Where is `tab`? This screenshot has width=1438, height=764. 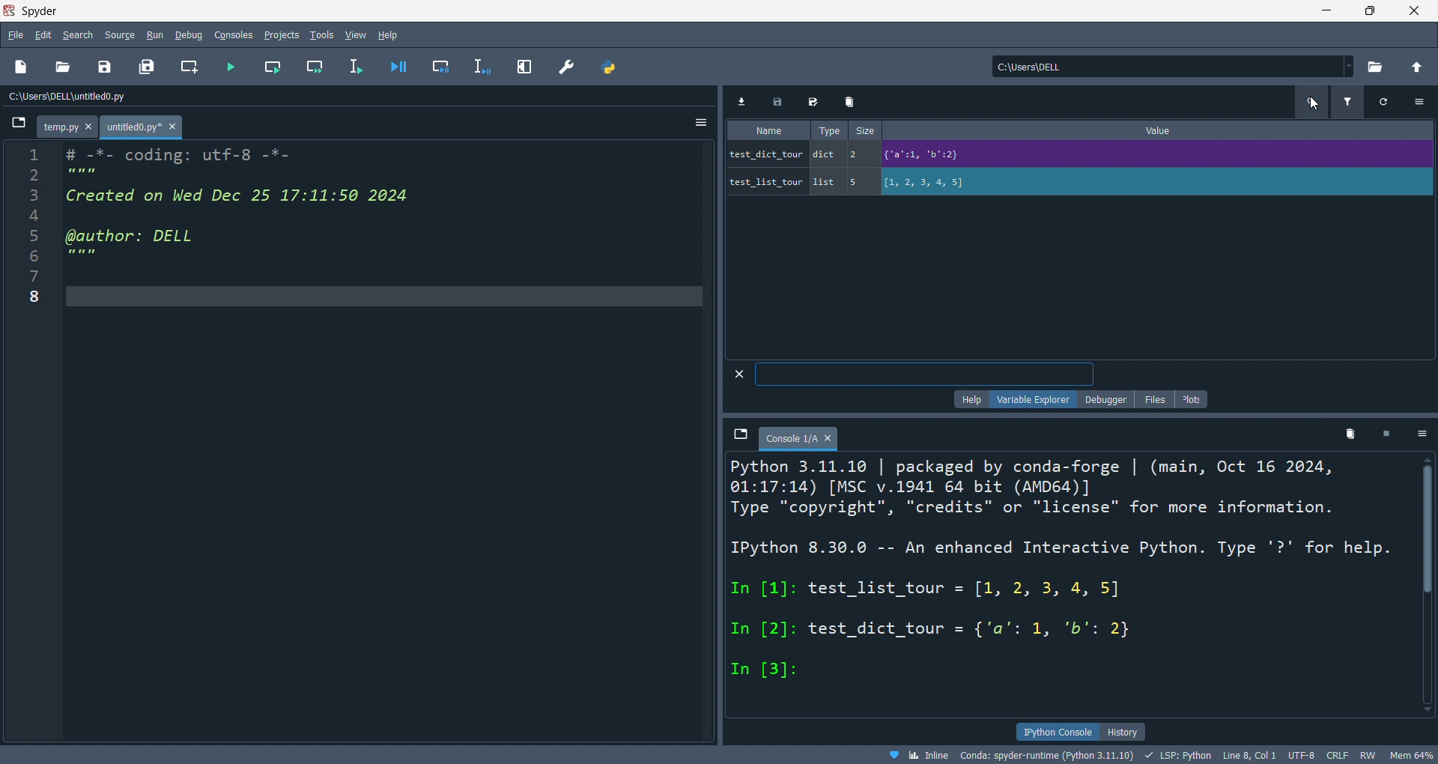 tab is located at coordinates (63, 127).